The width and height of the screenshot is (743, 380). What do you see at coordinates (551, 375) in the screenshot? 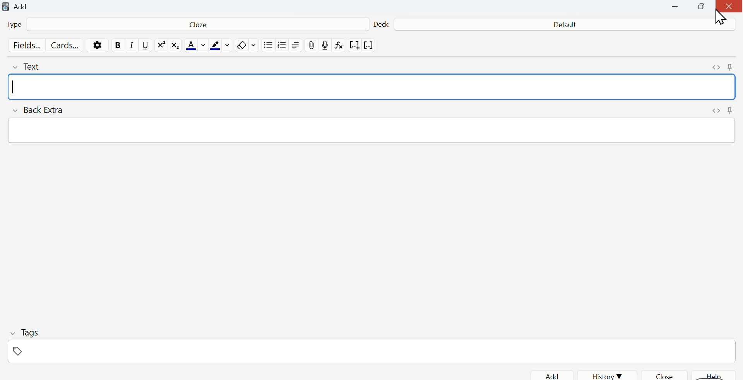
I see `Add` at bounding box center [551, 375].